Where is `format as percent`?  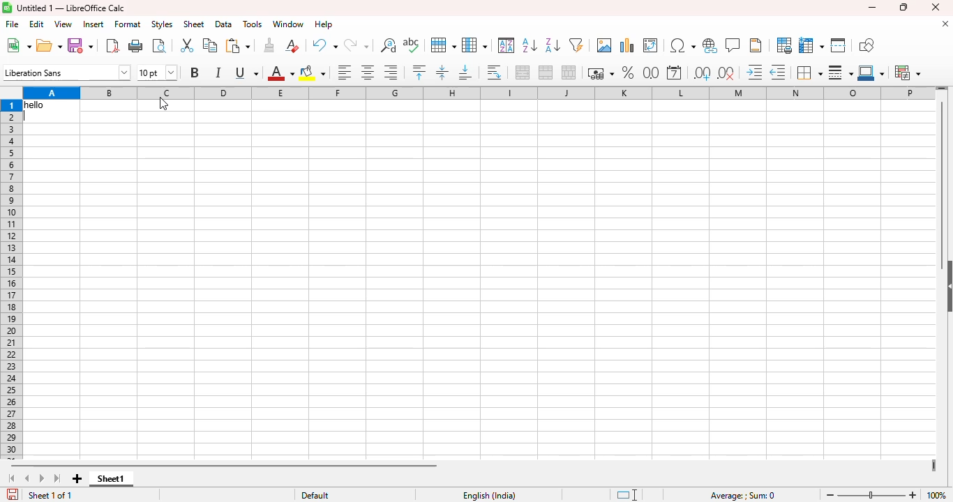 format as percent is located at coordinates (627, 73).